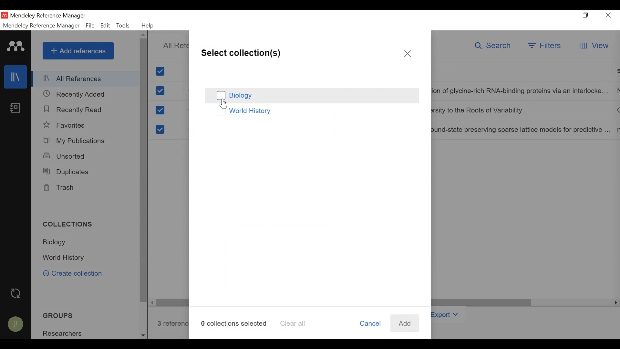  Describe the element at coordinates (77, 274) in the screenshot. I see `Create Collection` at that location.